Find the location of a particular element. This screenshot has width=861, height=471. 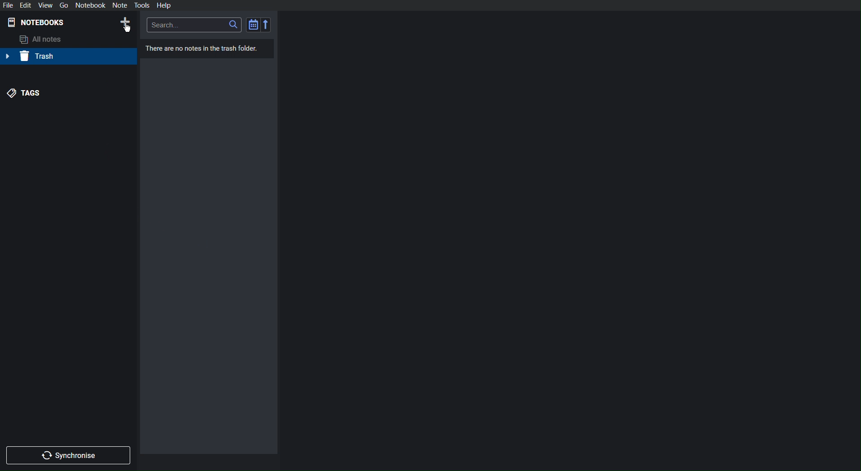

cursor is located at coordinates (127, 29).